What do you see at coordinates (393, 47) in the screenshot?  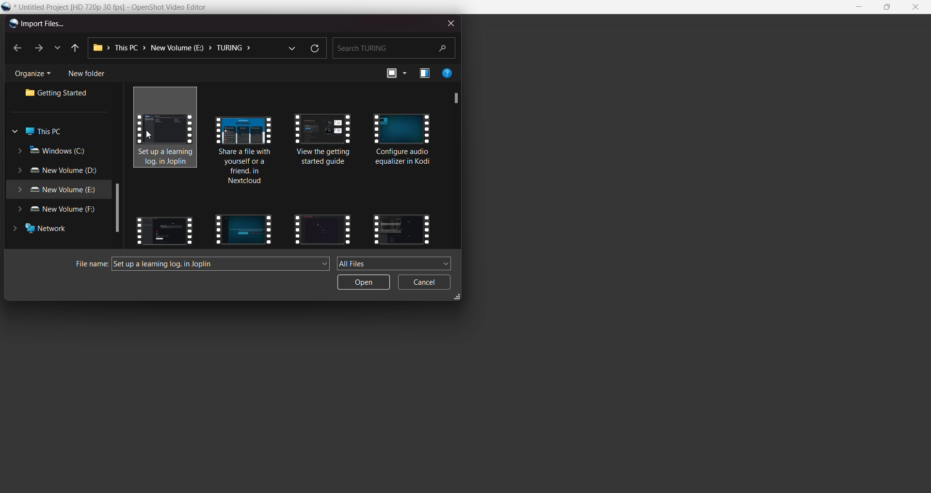 I see `search` at bounding box center [393, 47].